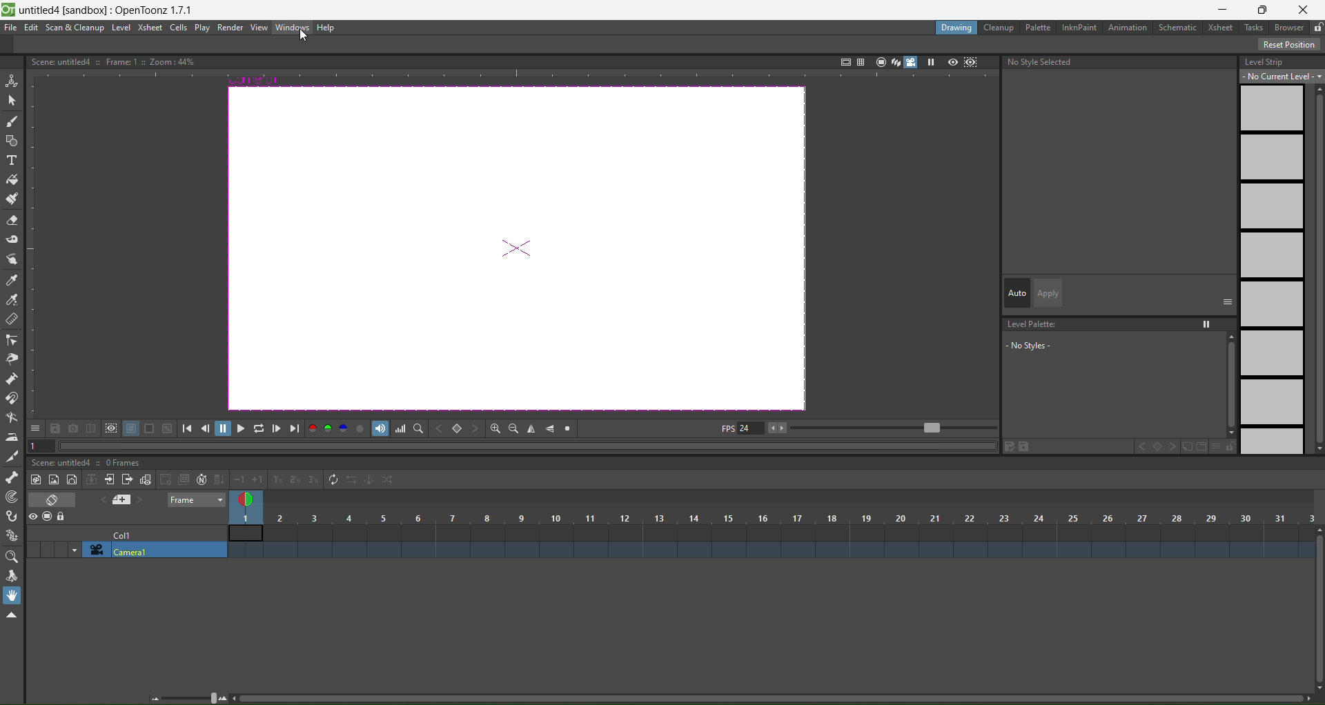 This screenshot has width=1325, height=705. What do you see at coordinates (1079, 26) in the screenshot?
I see `inknpaint` at bounding box center [1079, 26].